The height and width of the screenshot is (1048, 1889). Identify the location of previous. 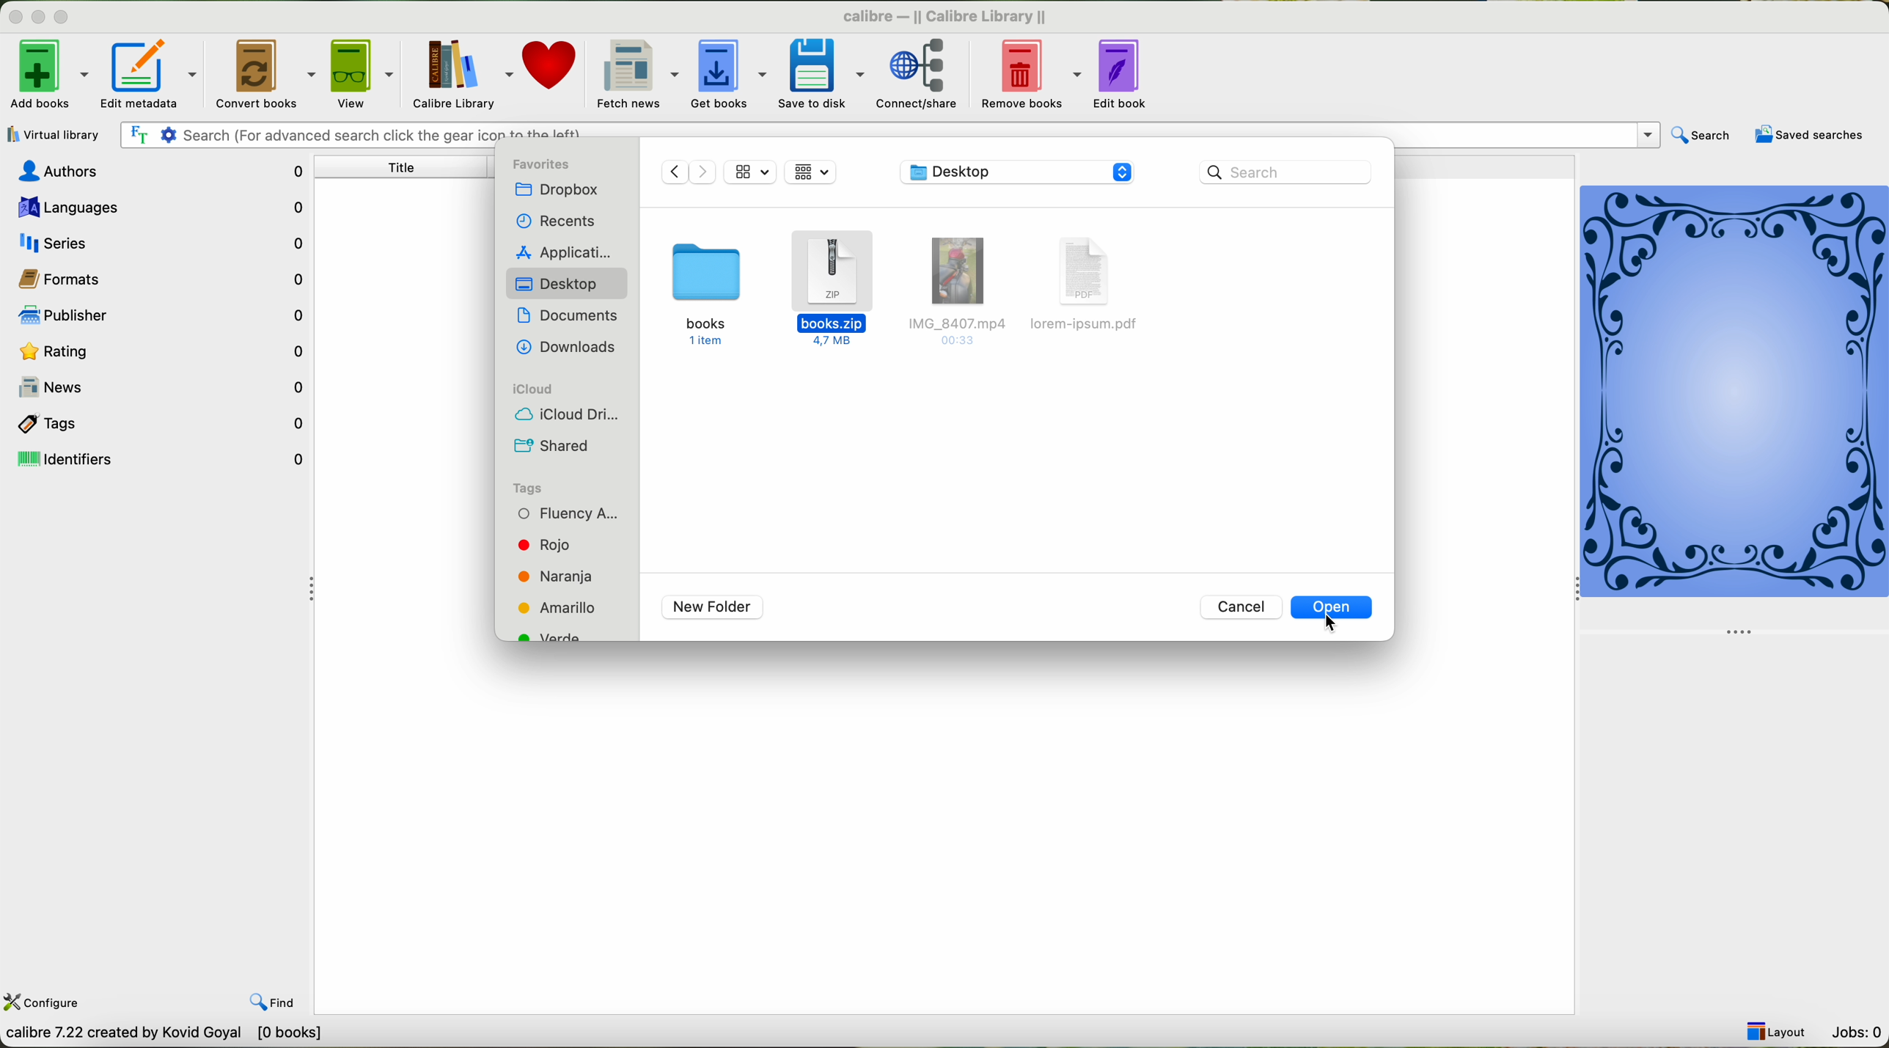
(670, 172).